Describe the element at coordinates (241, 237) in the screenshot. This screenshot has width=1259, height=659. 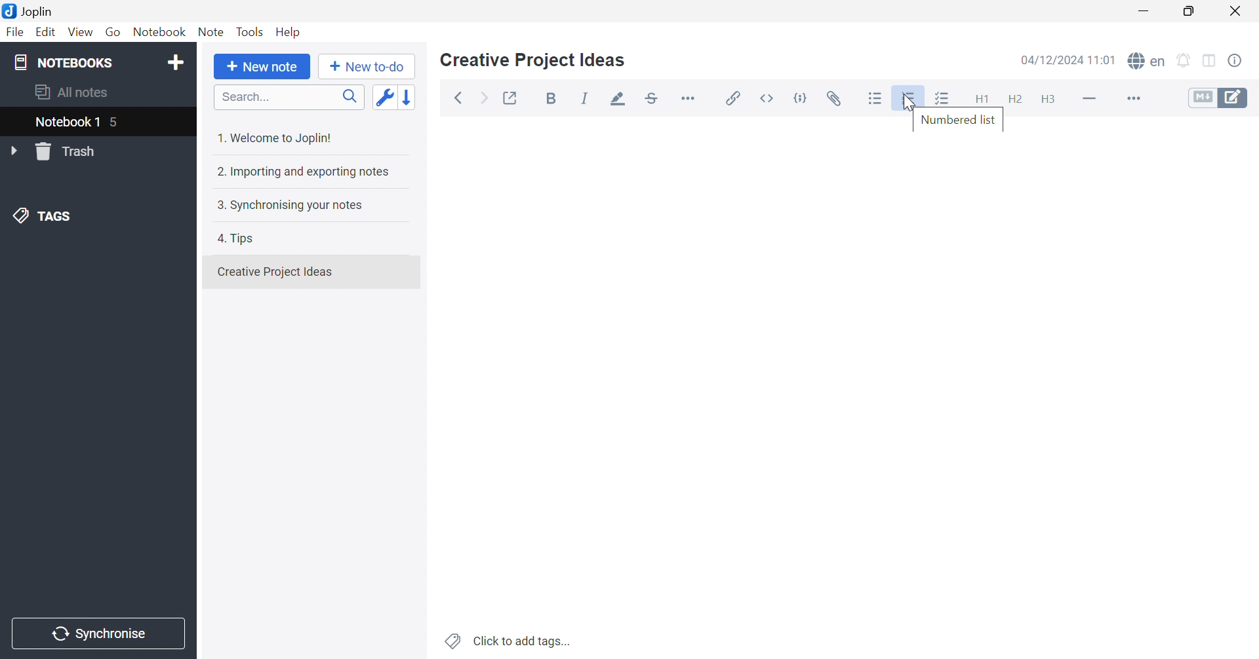
I see `4. Tips` at that location.